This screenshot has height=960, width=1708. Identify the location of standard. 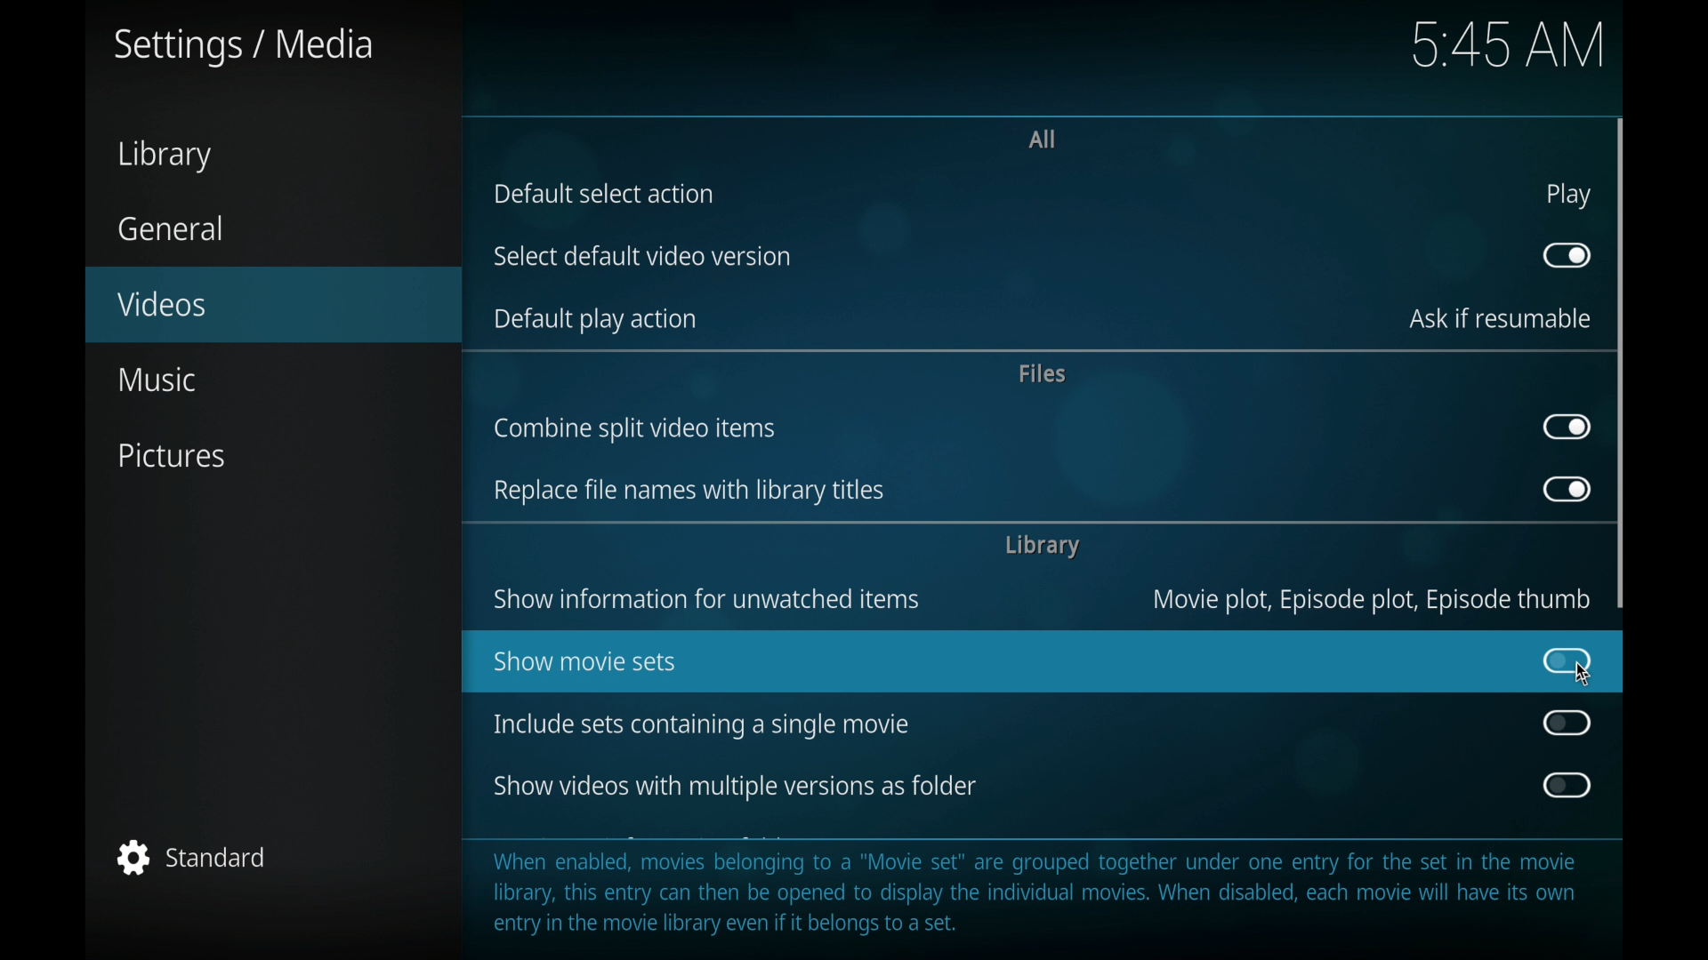
(192, 857).